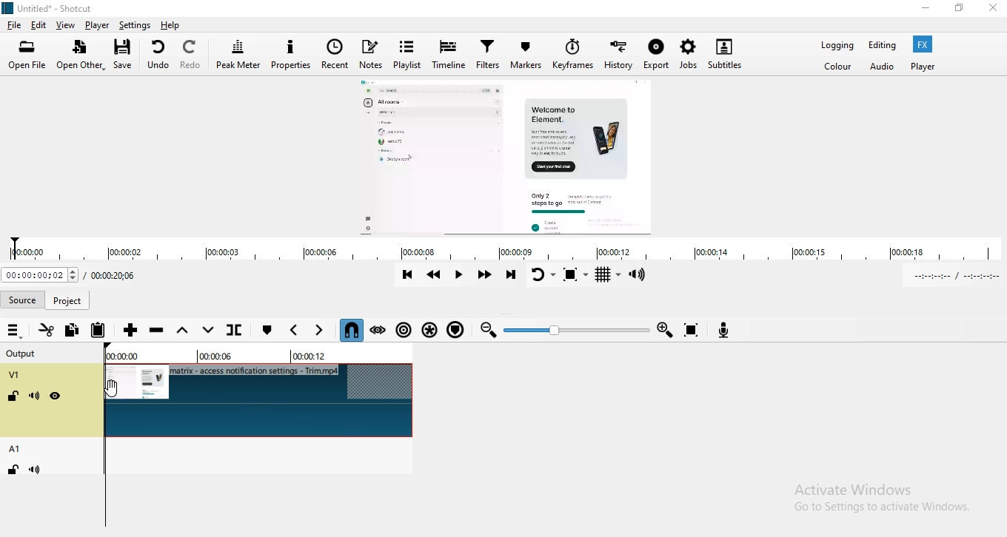 The width and height of the screenshot is (1007, 537). I want to click on Audio, so click(884, 67).